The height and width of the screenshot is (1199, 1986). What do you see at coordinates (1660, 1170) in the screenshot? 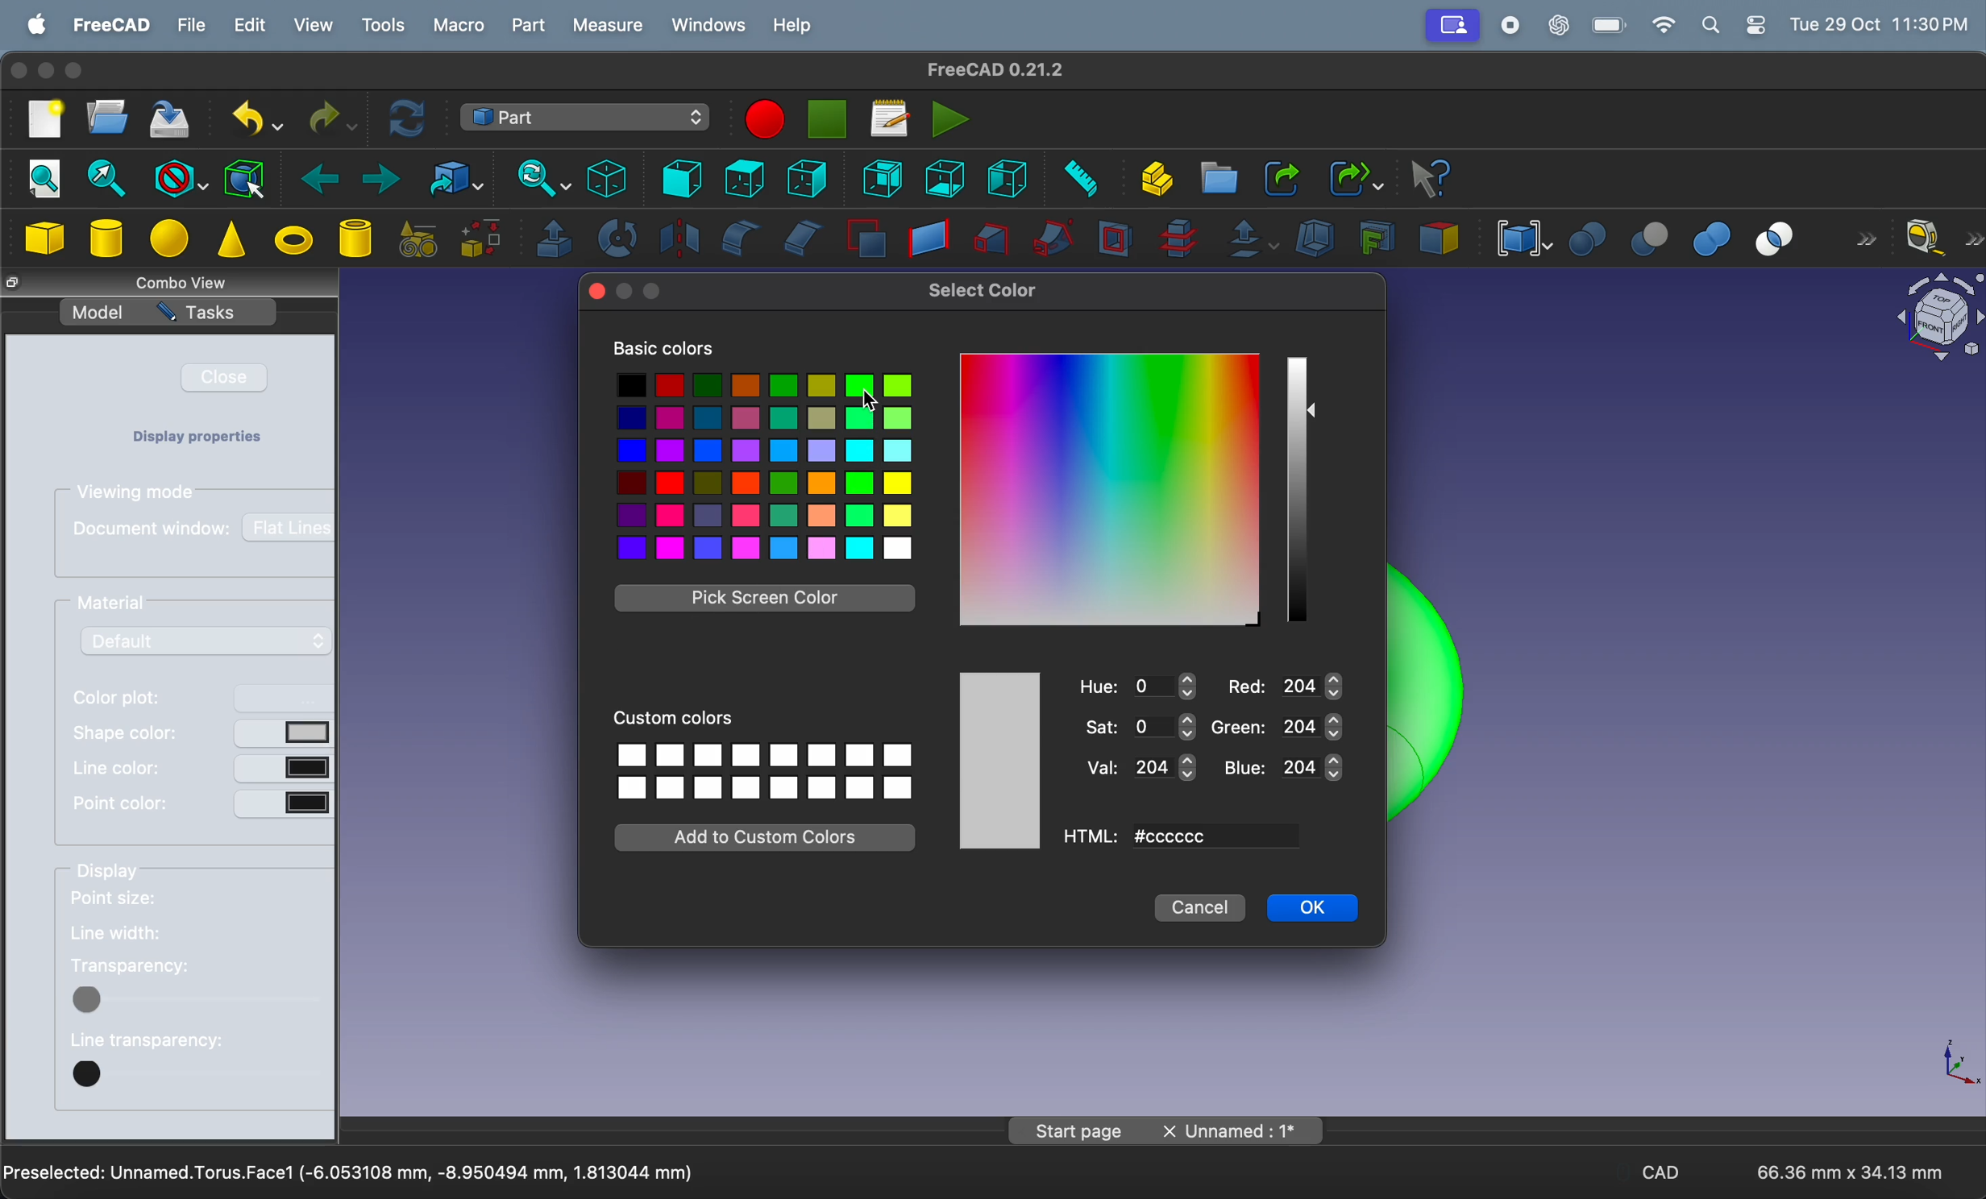
I see `CAD` at bounding box center [1660, 1170].